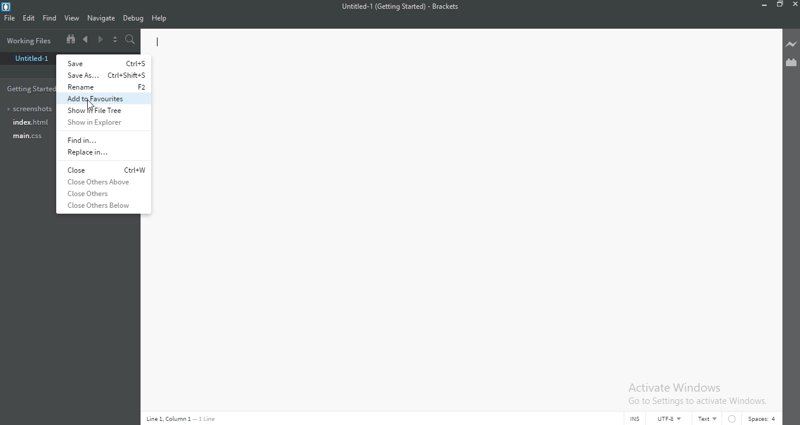 This screenshot has height=425, width=800. What do you see at coordinates (73, 19) in the screenshot?
I see `View` at bounding box center [73, 19].